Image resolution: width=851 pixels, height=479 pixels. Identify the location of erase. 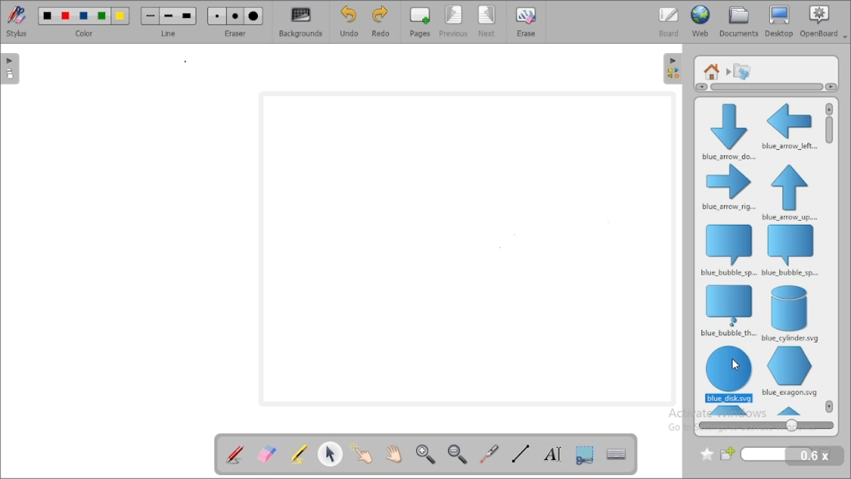
(527, 21).